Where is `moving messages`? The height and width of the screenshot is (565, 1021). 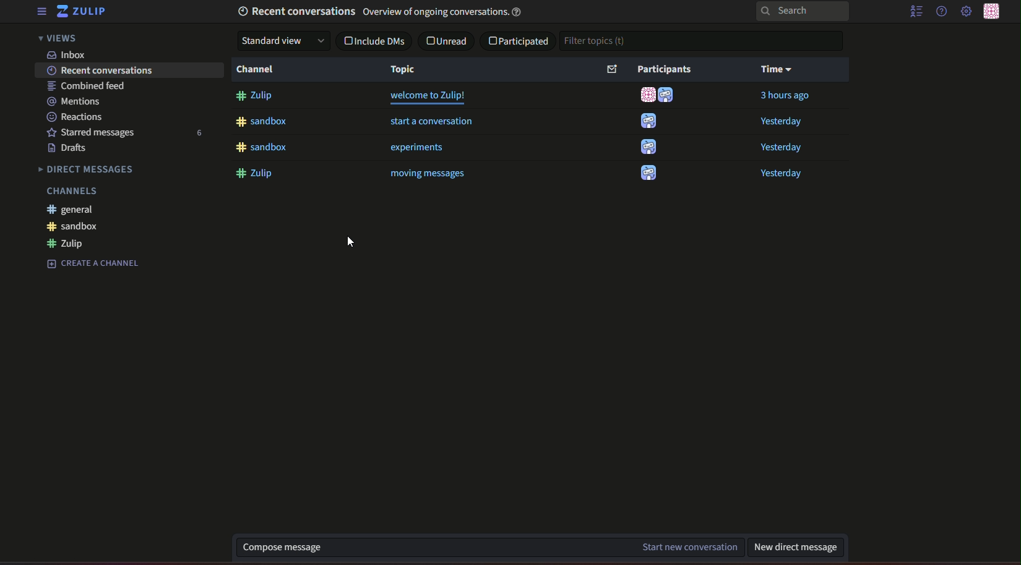 moving messages is located at coordinates (428, 176).